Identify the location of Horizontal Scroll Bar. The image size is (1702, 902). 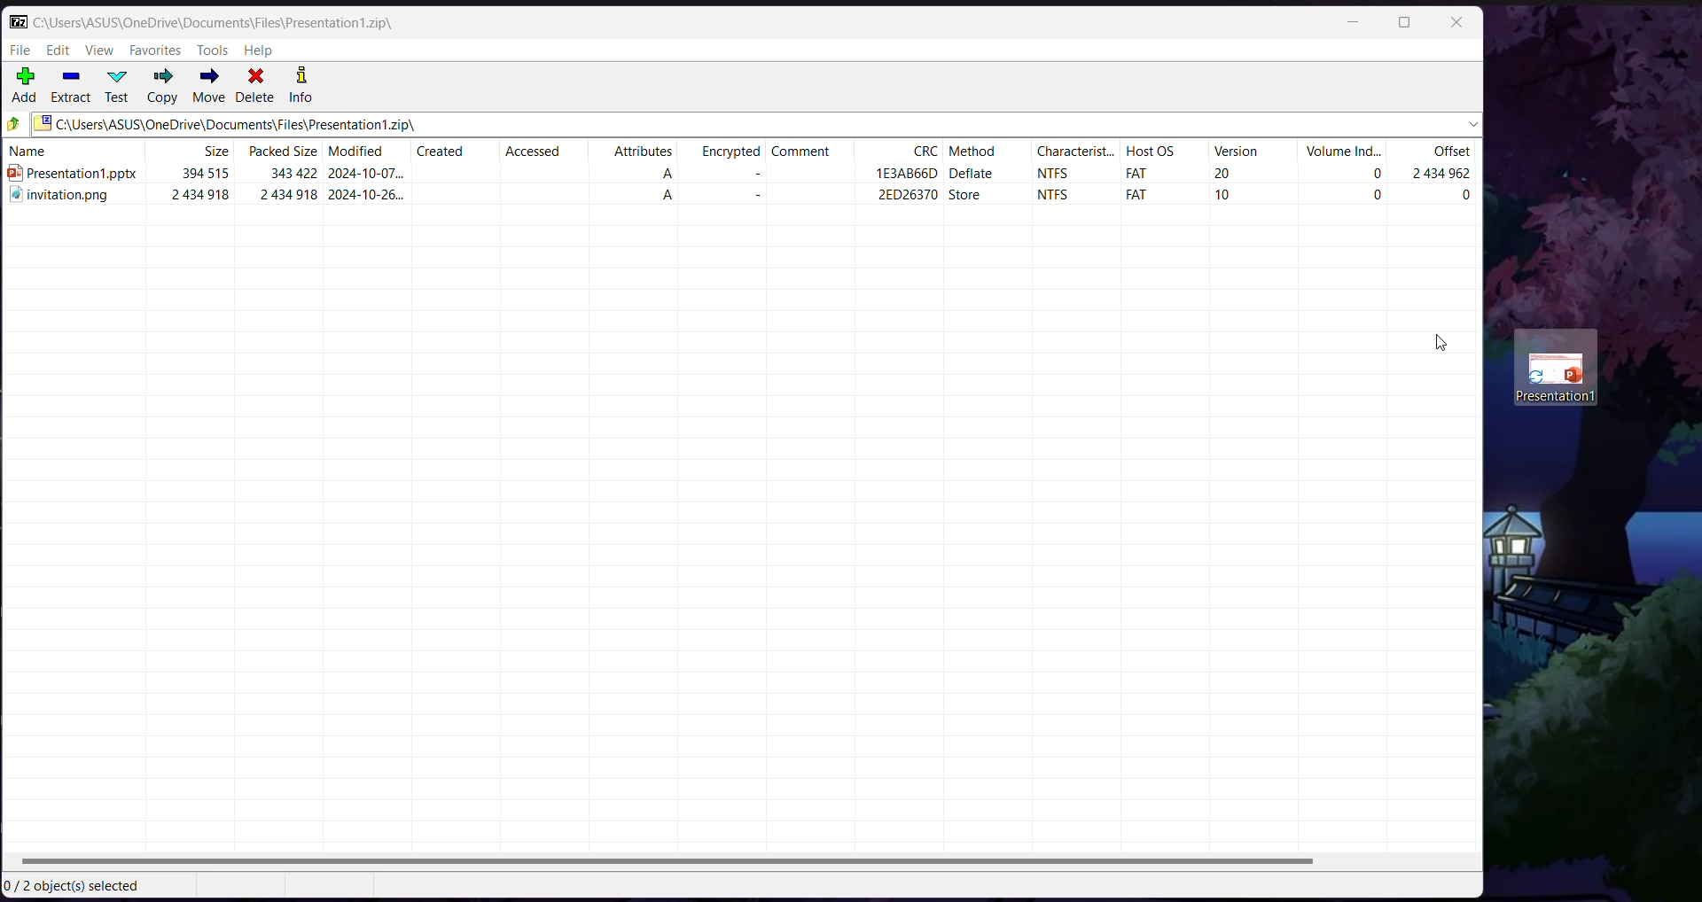
(742, 862).